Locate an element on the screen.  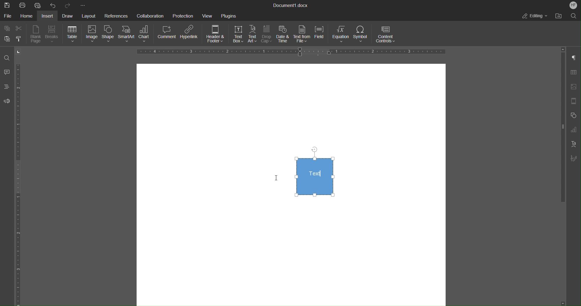
Quick Print is located at coordinates (38, 5).